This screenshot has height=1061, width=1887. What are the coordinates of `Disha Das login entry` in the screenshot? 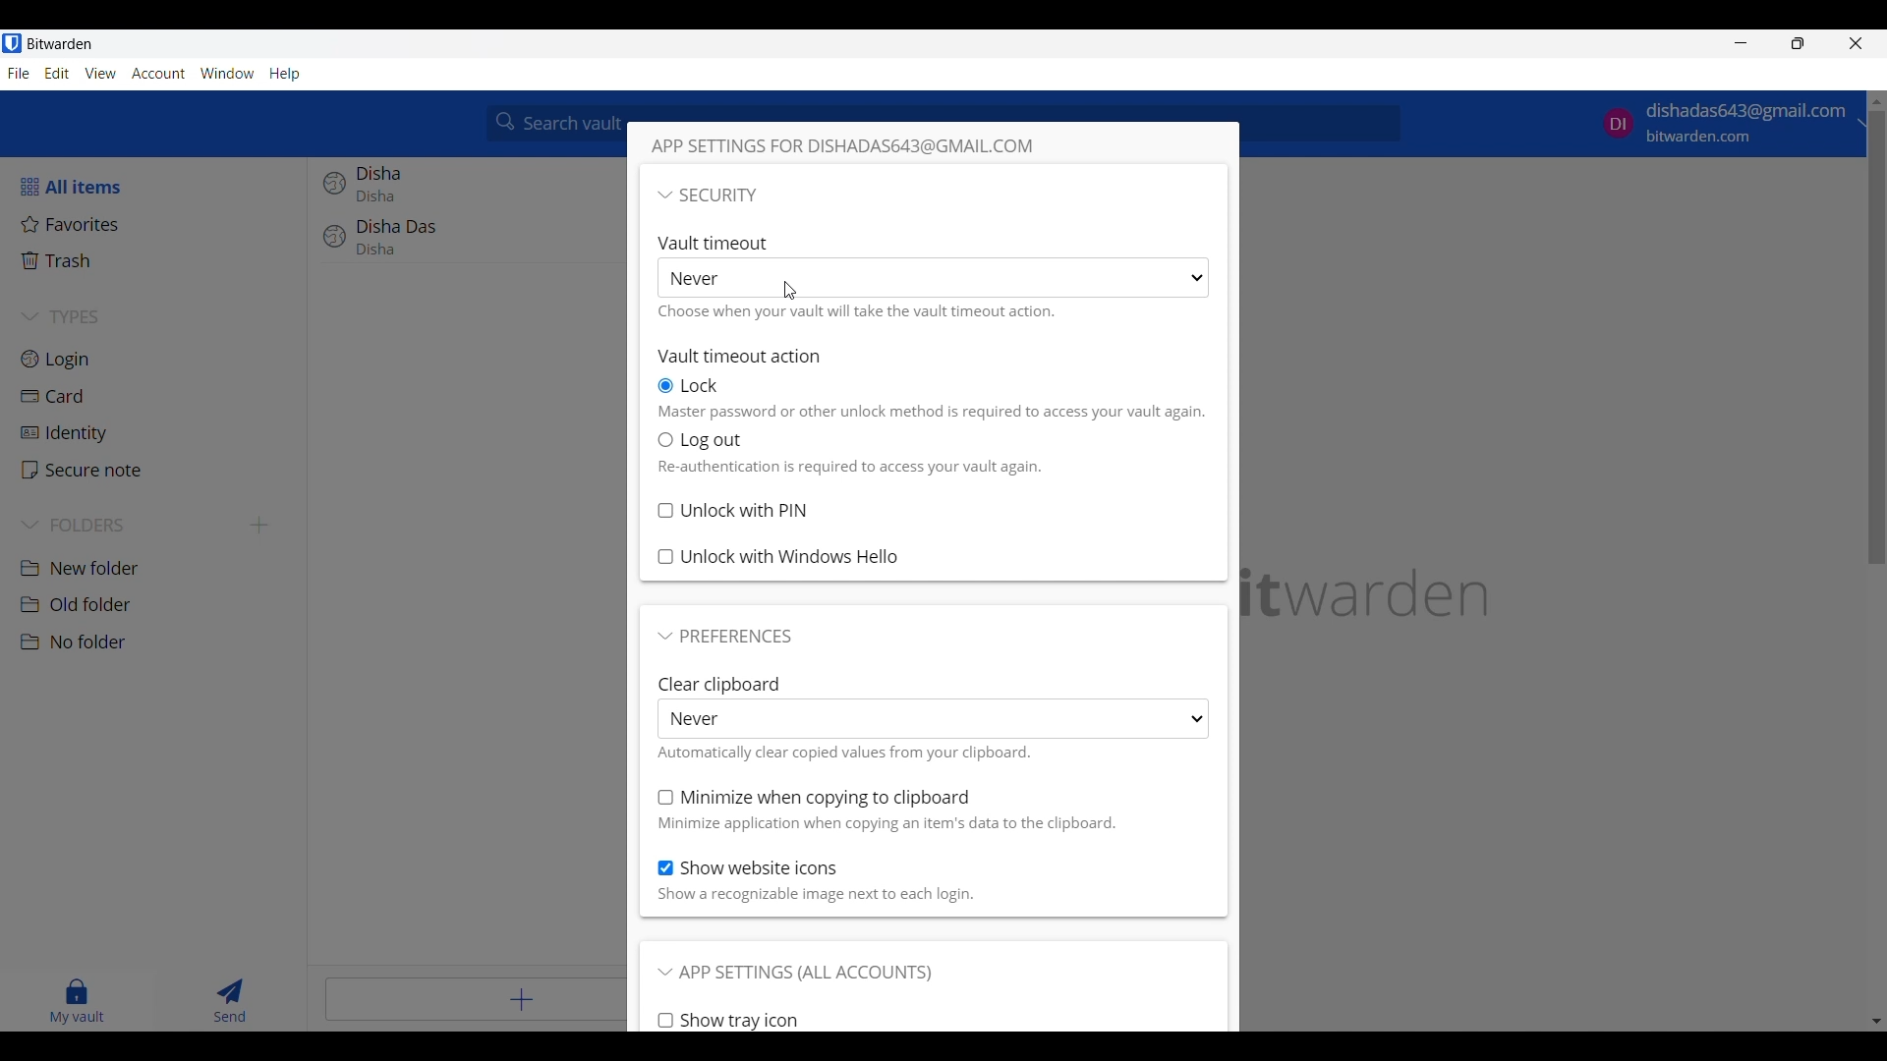 It's located at (469, 247).